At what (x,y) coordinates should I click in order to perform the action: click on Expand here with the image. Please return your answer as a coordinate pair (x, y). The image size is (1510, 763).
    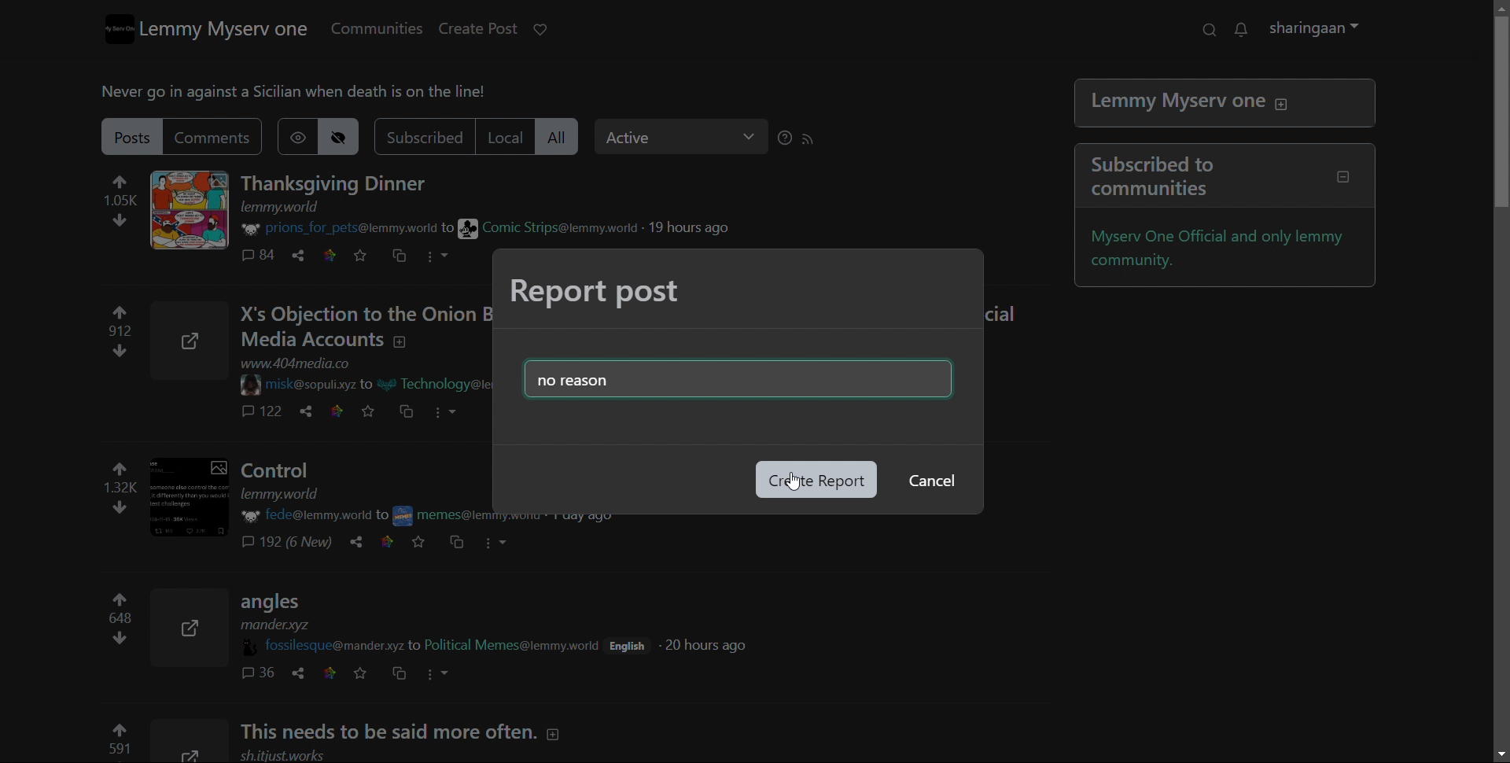
    Looking at the image, I should click on (196, 341).